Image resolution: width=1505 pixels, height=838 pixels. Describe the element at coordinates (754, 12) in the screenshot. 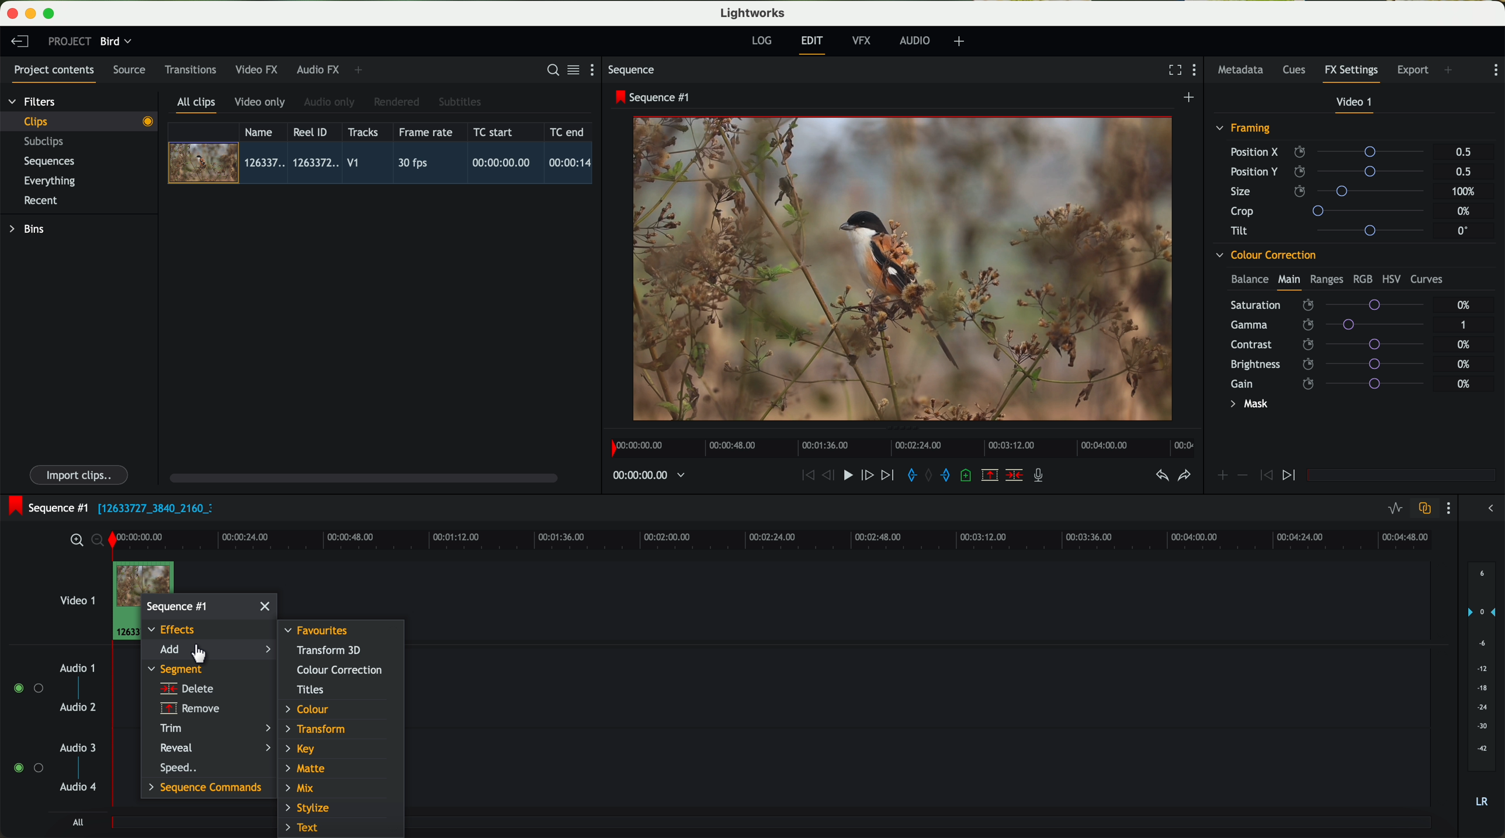

I see `Lightworks` at that location.